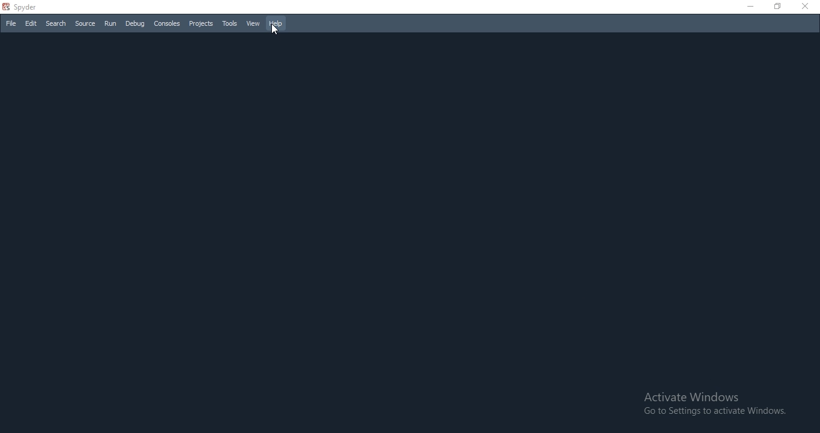 This screenshot has height=433, width=820. I want to click on File , so click(10, 24).